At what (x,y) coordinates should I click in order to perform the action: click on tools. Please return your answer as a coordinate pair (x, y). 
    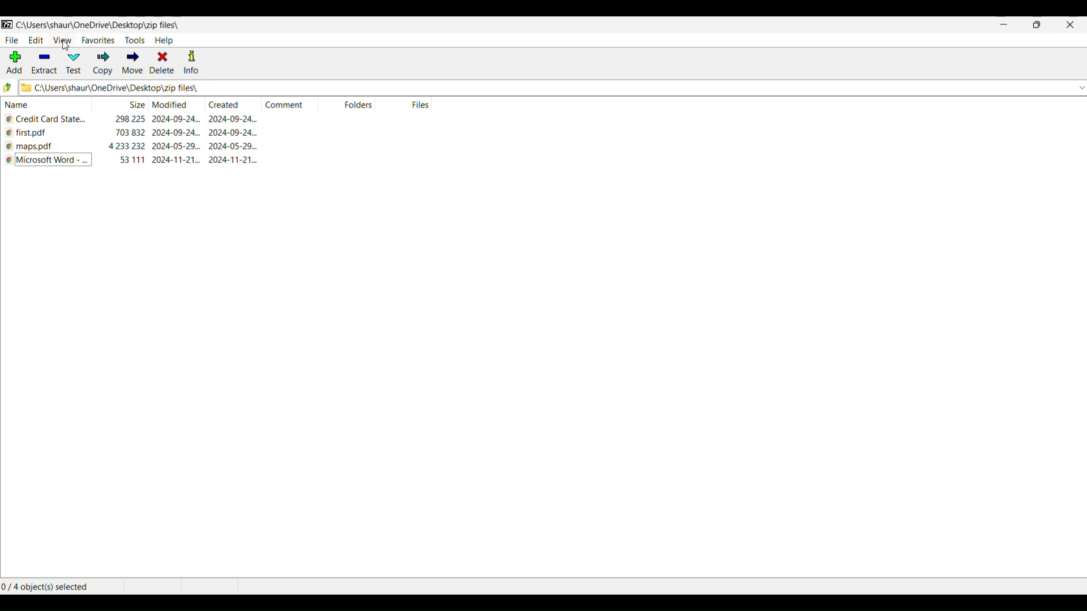
    Looking at the image, I should click on (134, 41).